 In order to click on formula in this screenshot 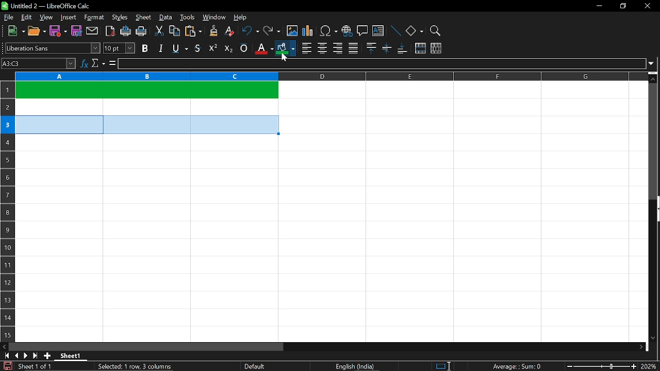, I will do `click(111, 63)`.